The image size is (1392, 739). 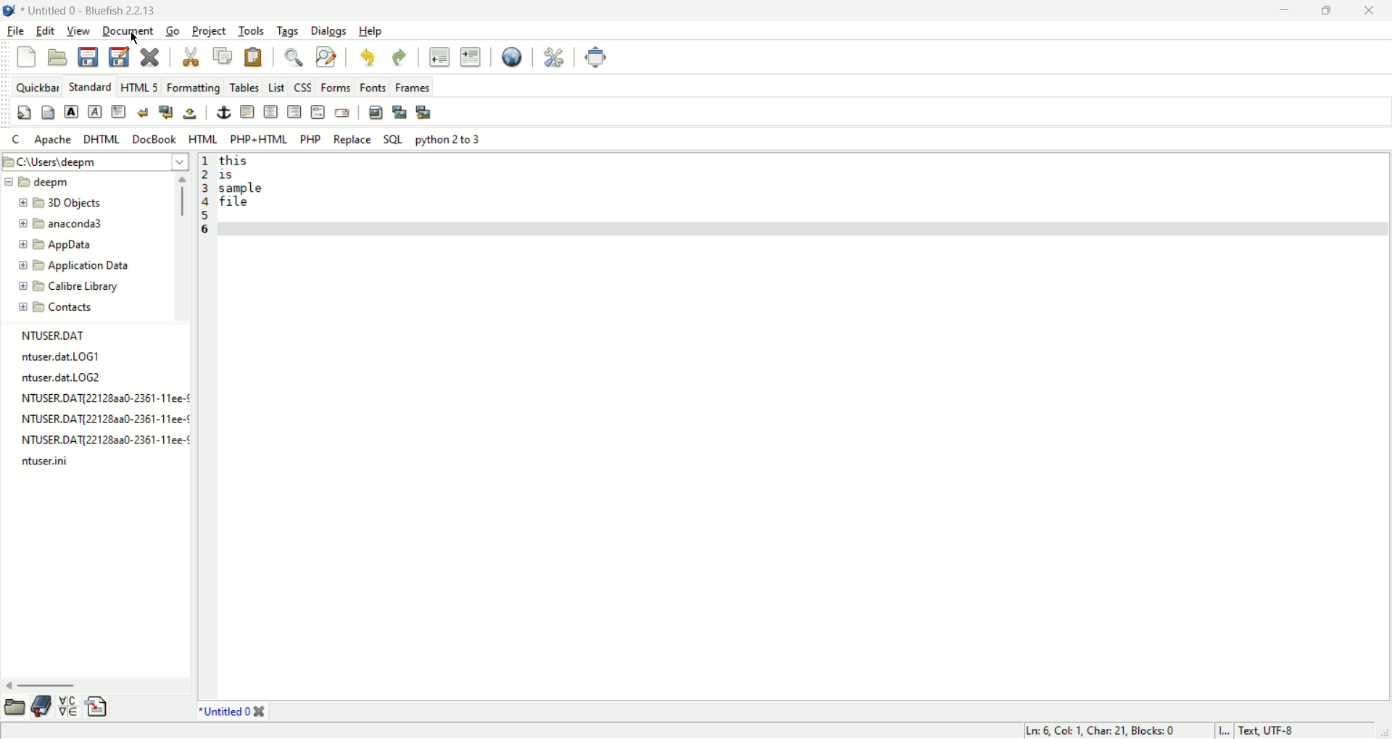 What do you see at coordinates (60, 203) in the screenshot?
I see `3D object` at bounding box center [60, 203].